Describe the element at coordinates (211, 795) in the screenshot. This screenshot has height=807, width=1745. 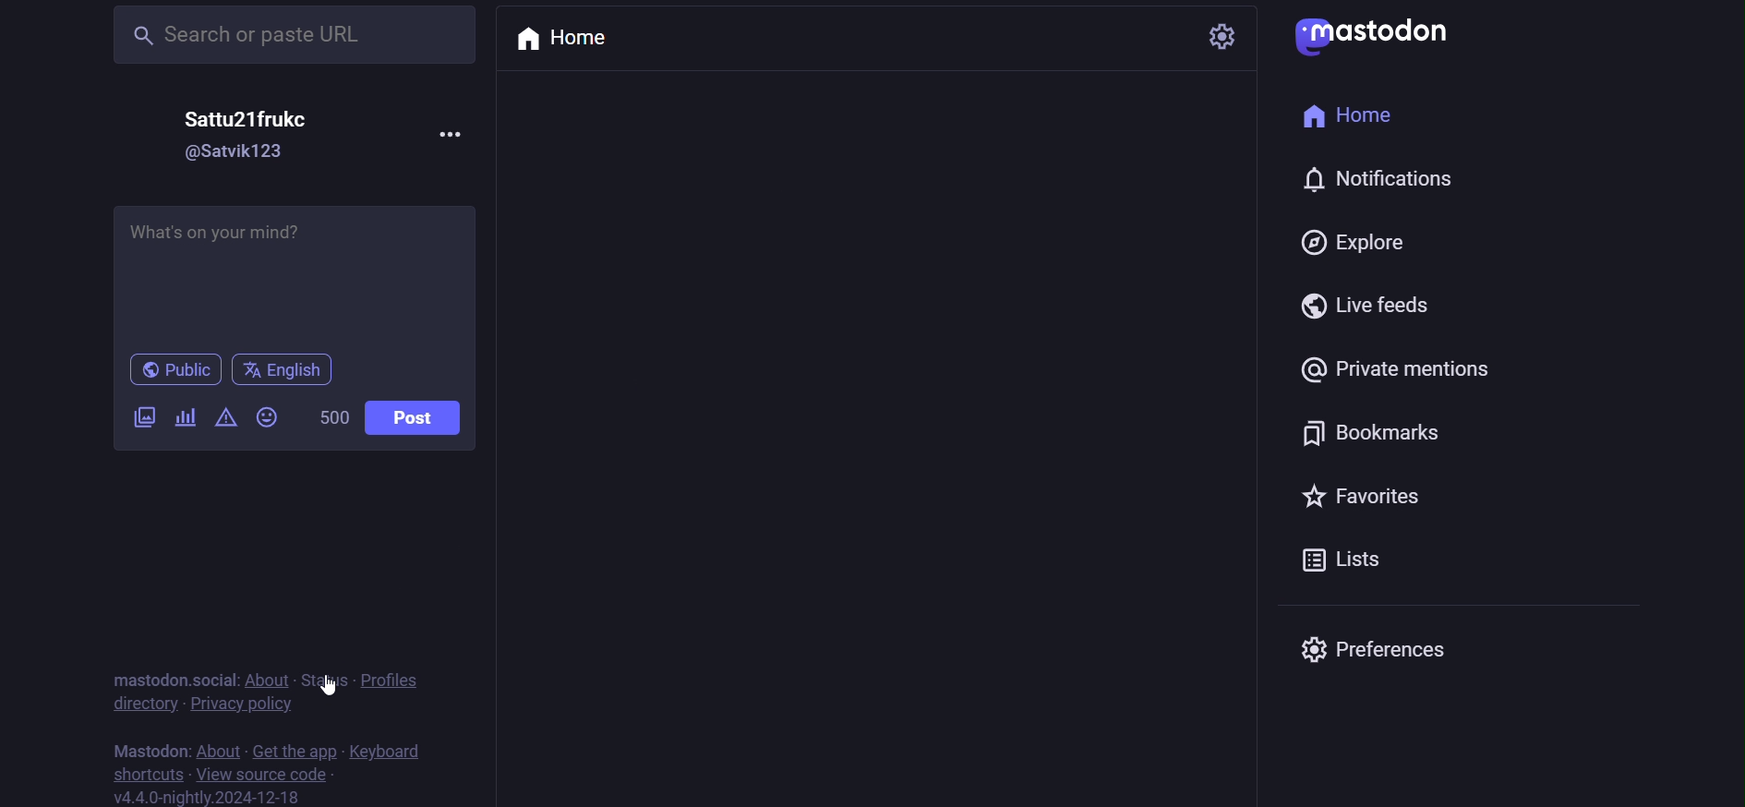
I see `version` at that location.